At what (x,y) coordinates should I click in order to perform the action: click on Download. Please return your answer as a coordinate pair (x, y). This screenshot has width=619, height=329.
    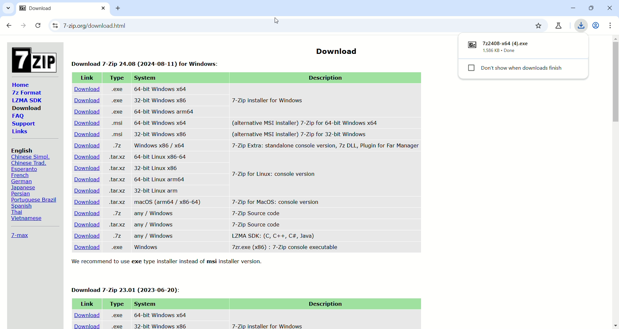
    Looking at the image, I should click on (86, 248).